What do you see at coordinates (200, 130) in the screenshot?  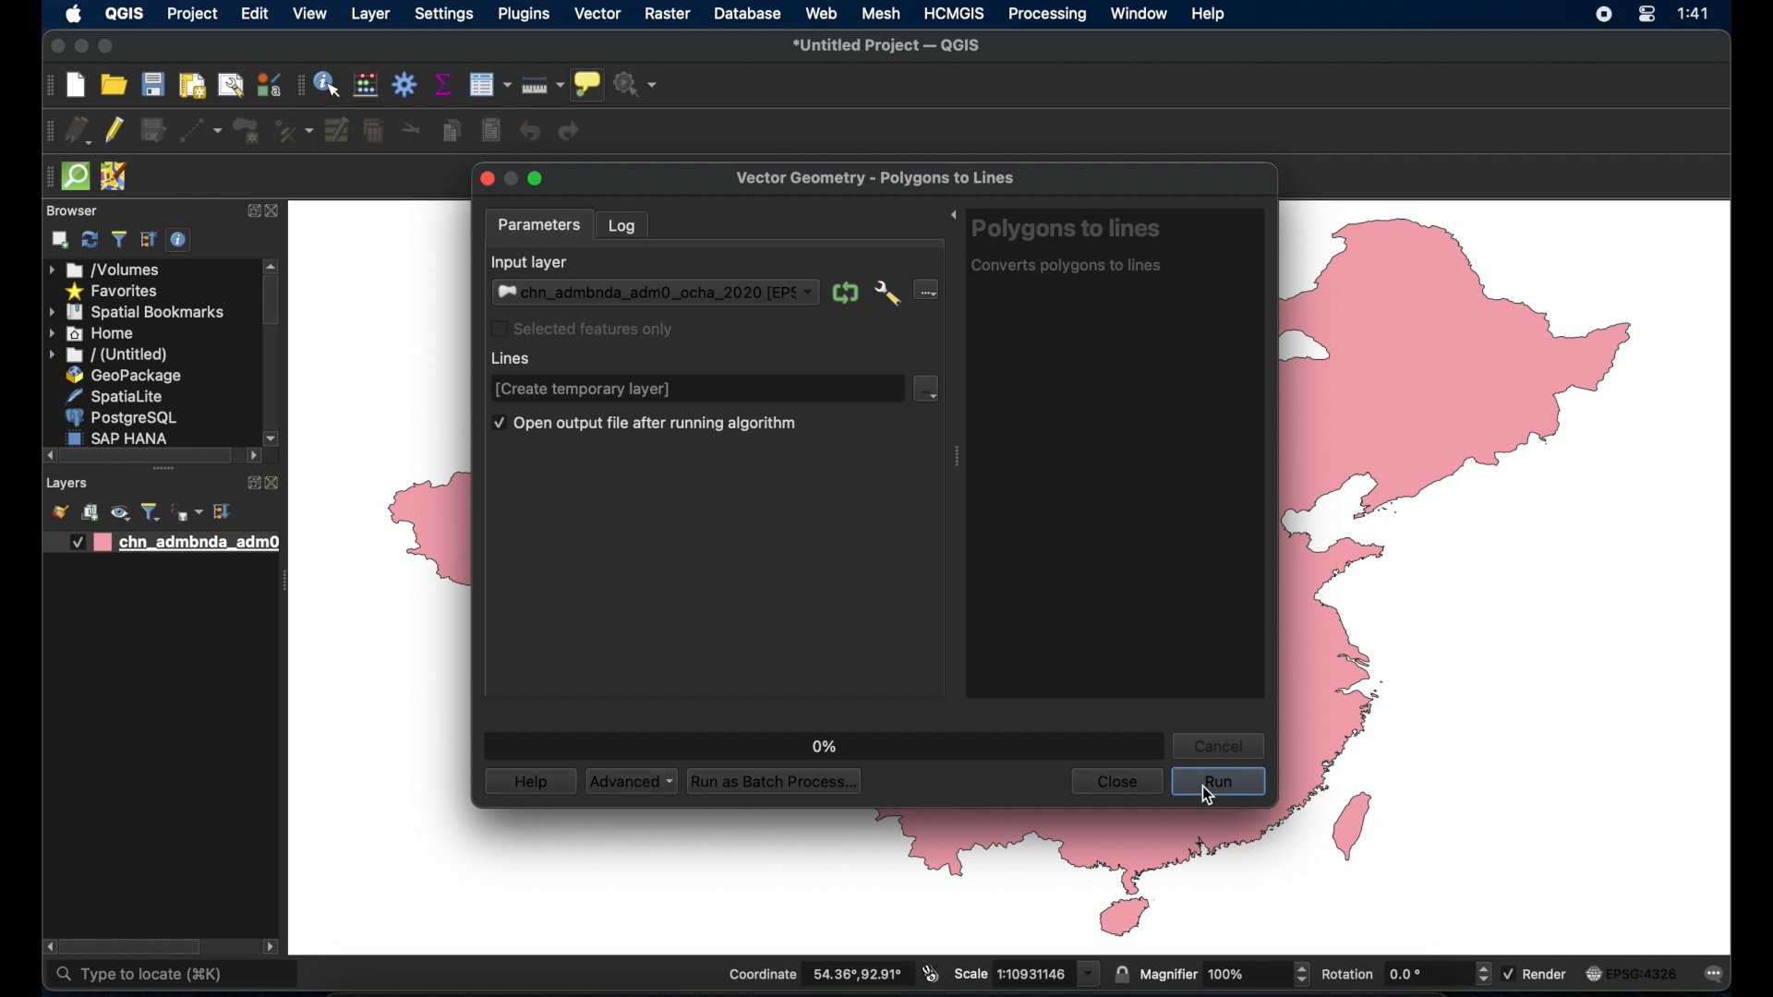 I see `digitize with segment` at bounding box center [200, 130].